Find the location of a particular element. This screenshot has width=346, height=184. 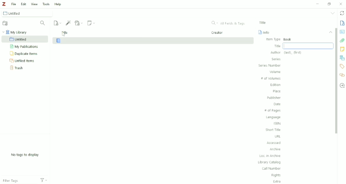

Edit is located at coordinates (23, 3).